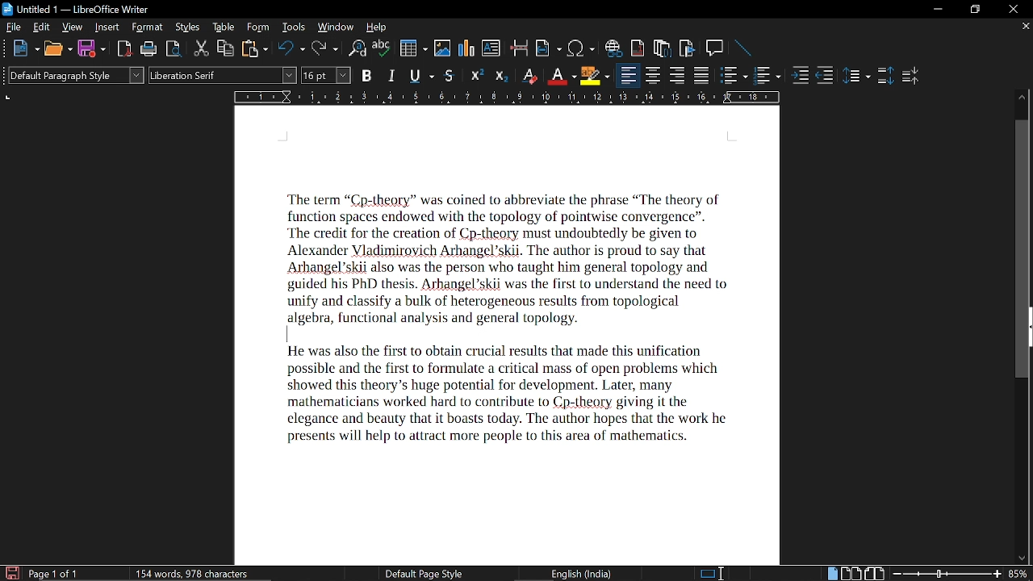  Describe the element at coordinates (107, 27) in the screenshot. I see `Insert` at that location.